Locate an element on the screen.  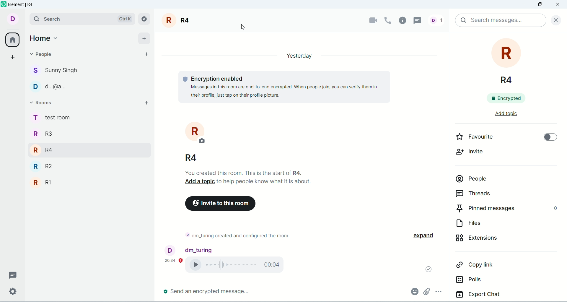
copy link is located at coordinates (493, 267).